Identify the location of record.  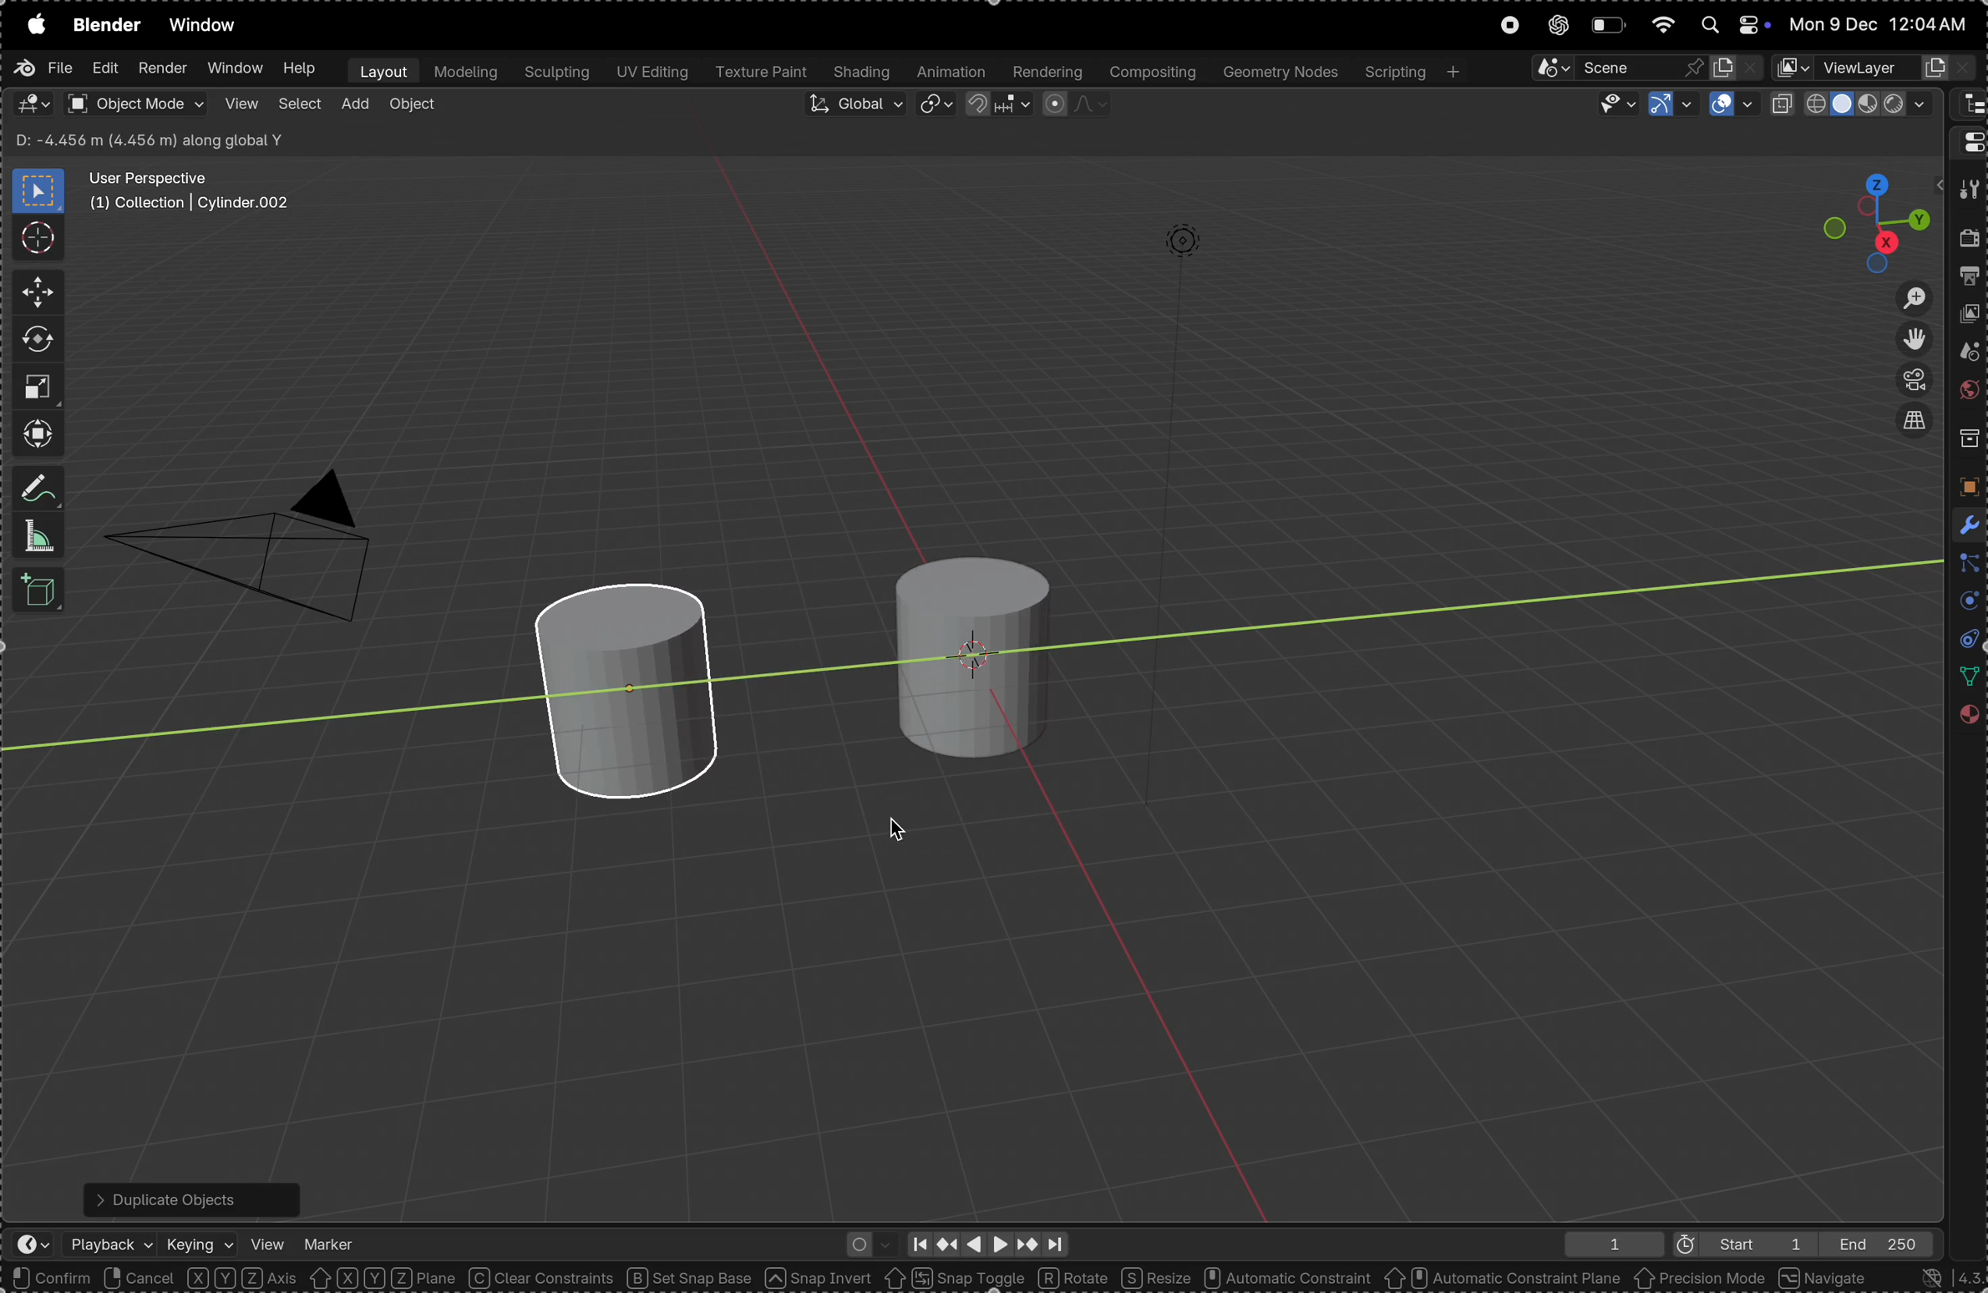
(1508, 27).